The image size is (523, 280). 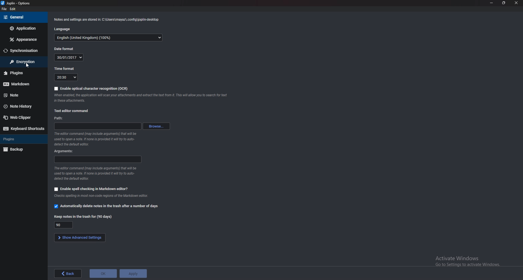 What do you see at coordinates (109, 37) in the screenshot?
I see `language` at bounding box center [109, 37].